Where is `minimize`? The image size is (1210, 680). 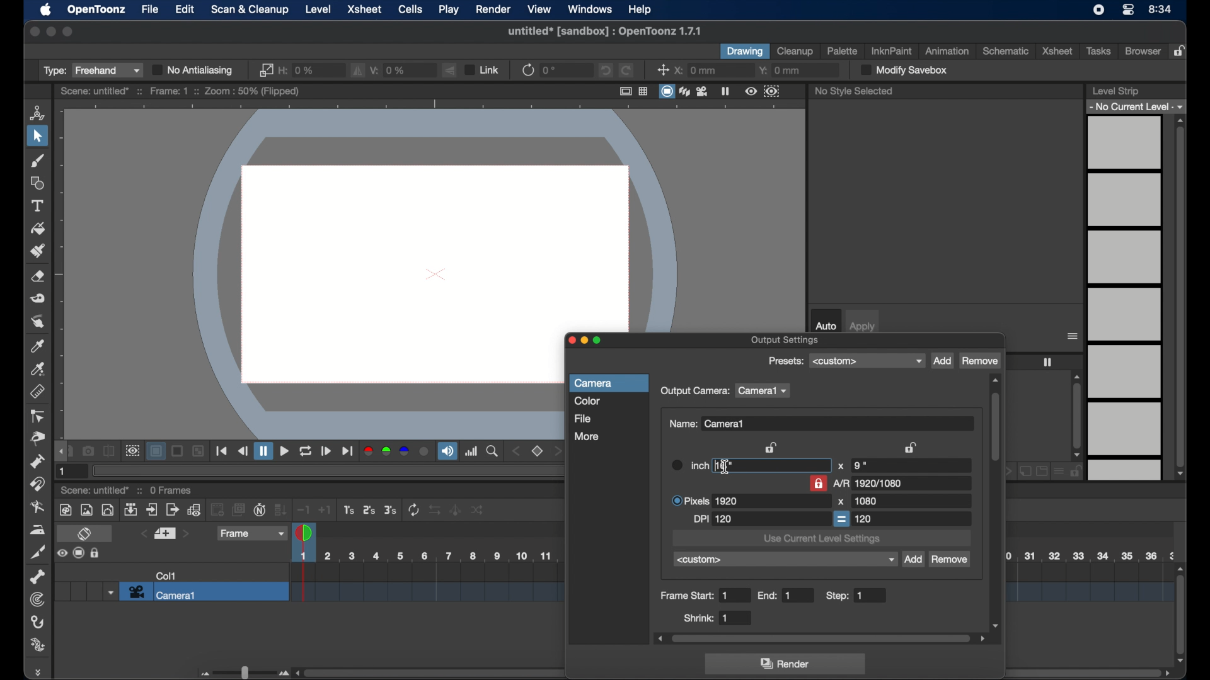 minimize is located at coordinates (50, 31).